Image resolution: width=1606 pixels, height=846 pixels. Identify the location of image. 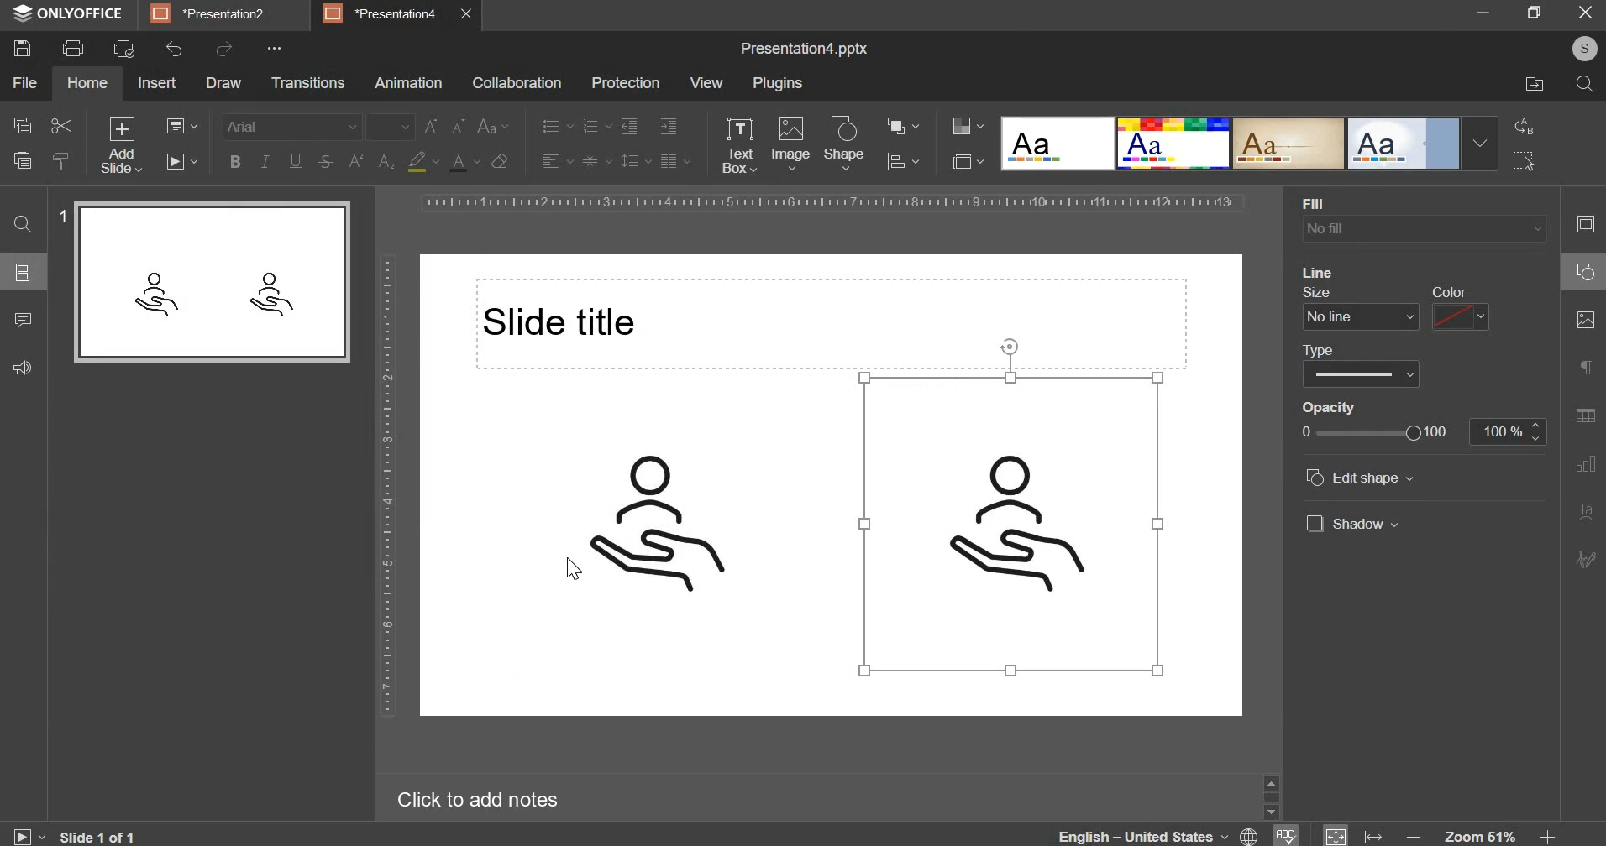
(652, 524).